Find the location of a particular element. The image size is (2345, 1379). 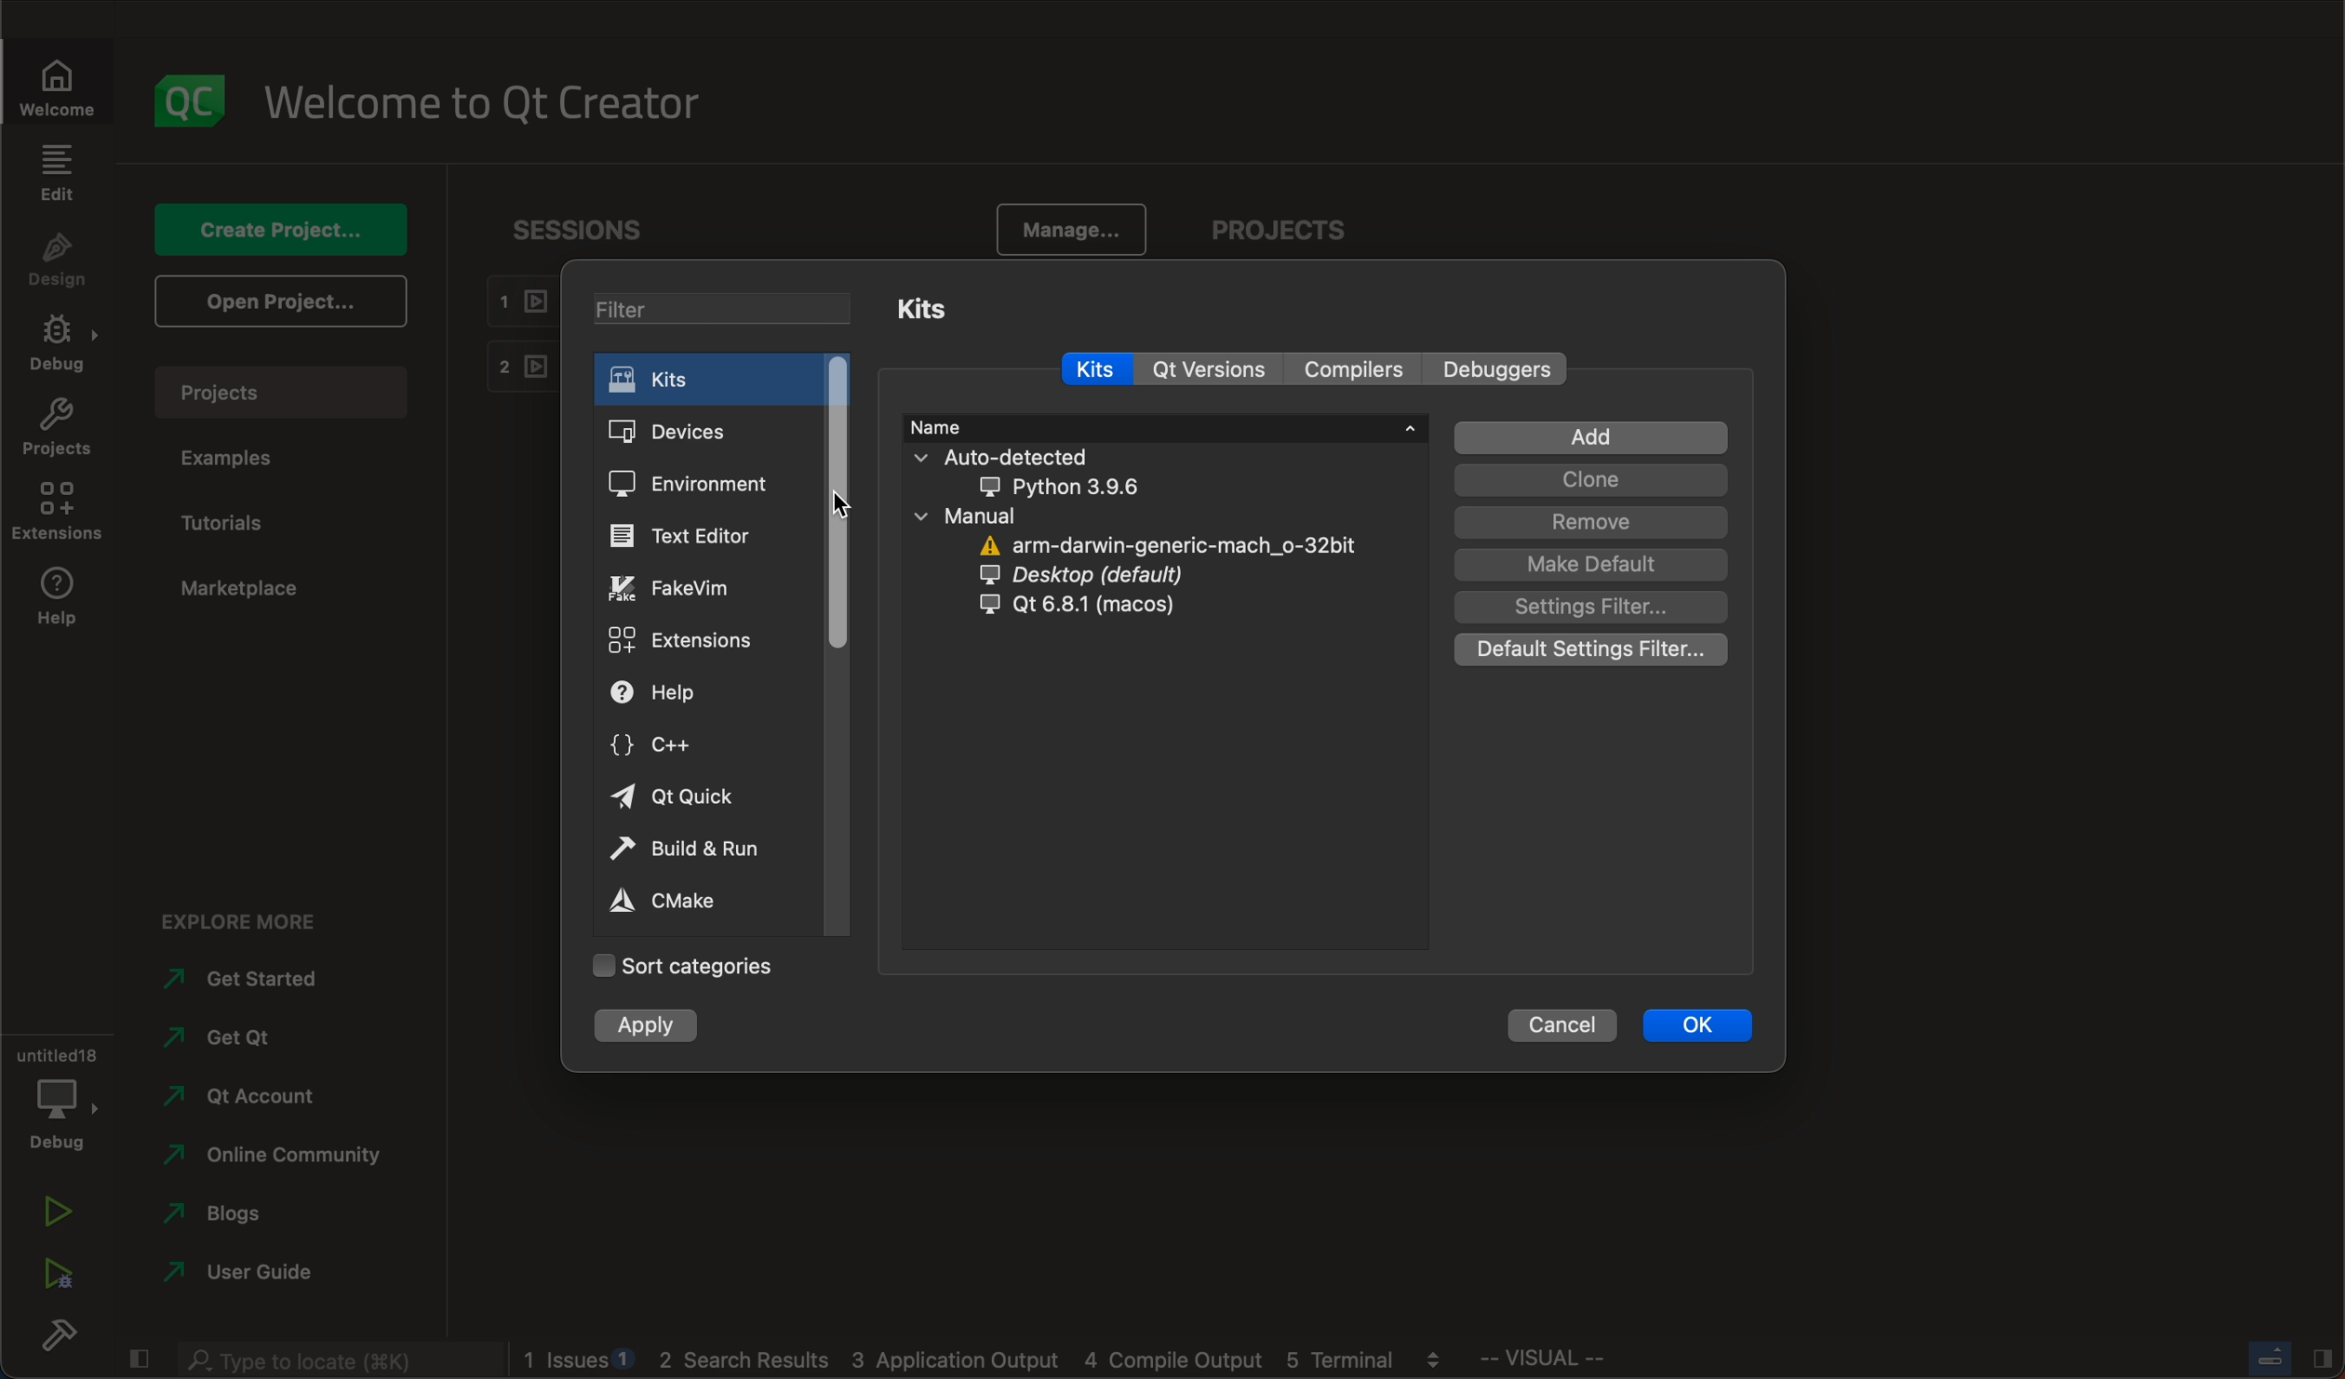

on mousedown is located at coordinates (843, 512).